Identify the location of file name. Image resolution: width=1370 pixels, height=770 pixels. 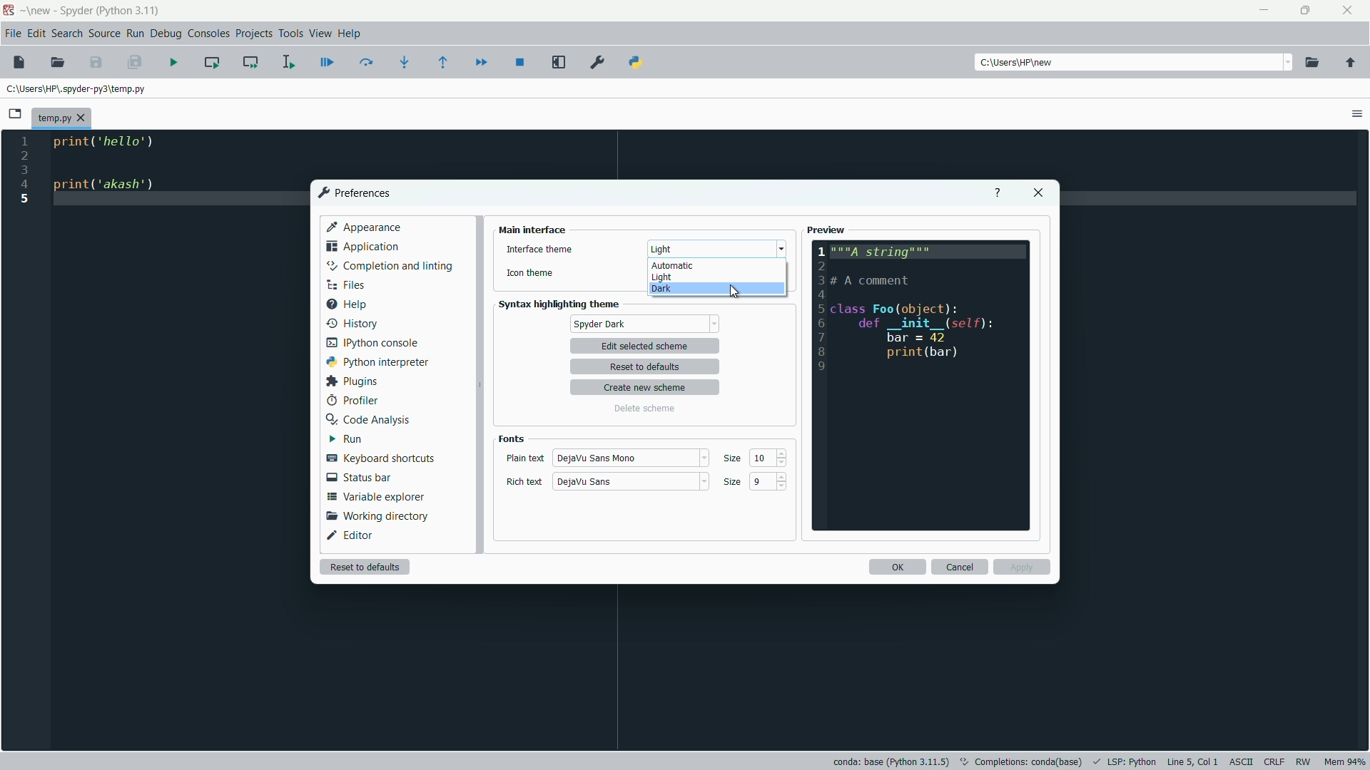
(61, 119).